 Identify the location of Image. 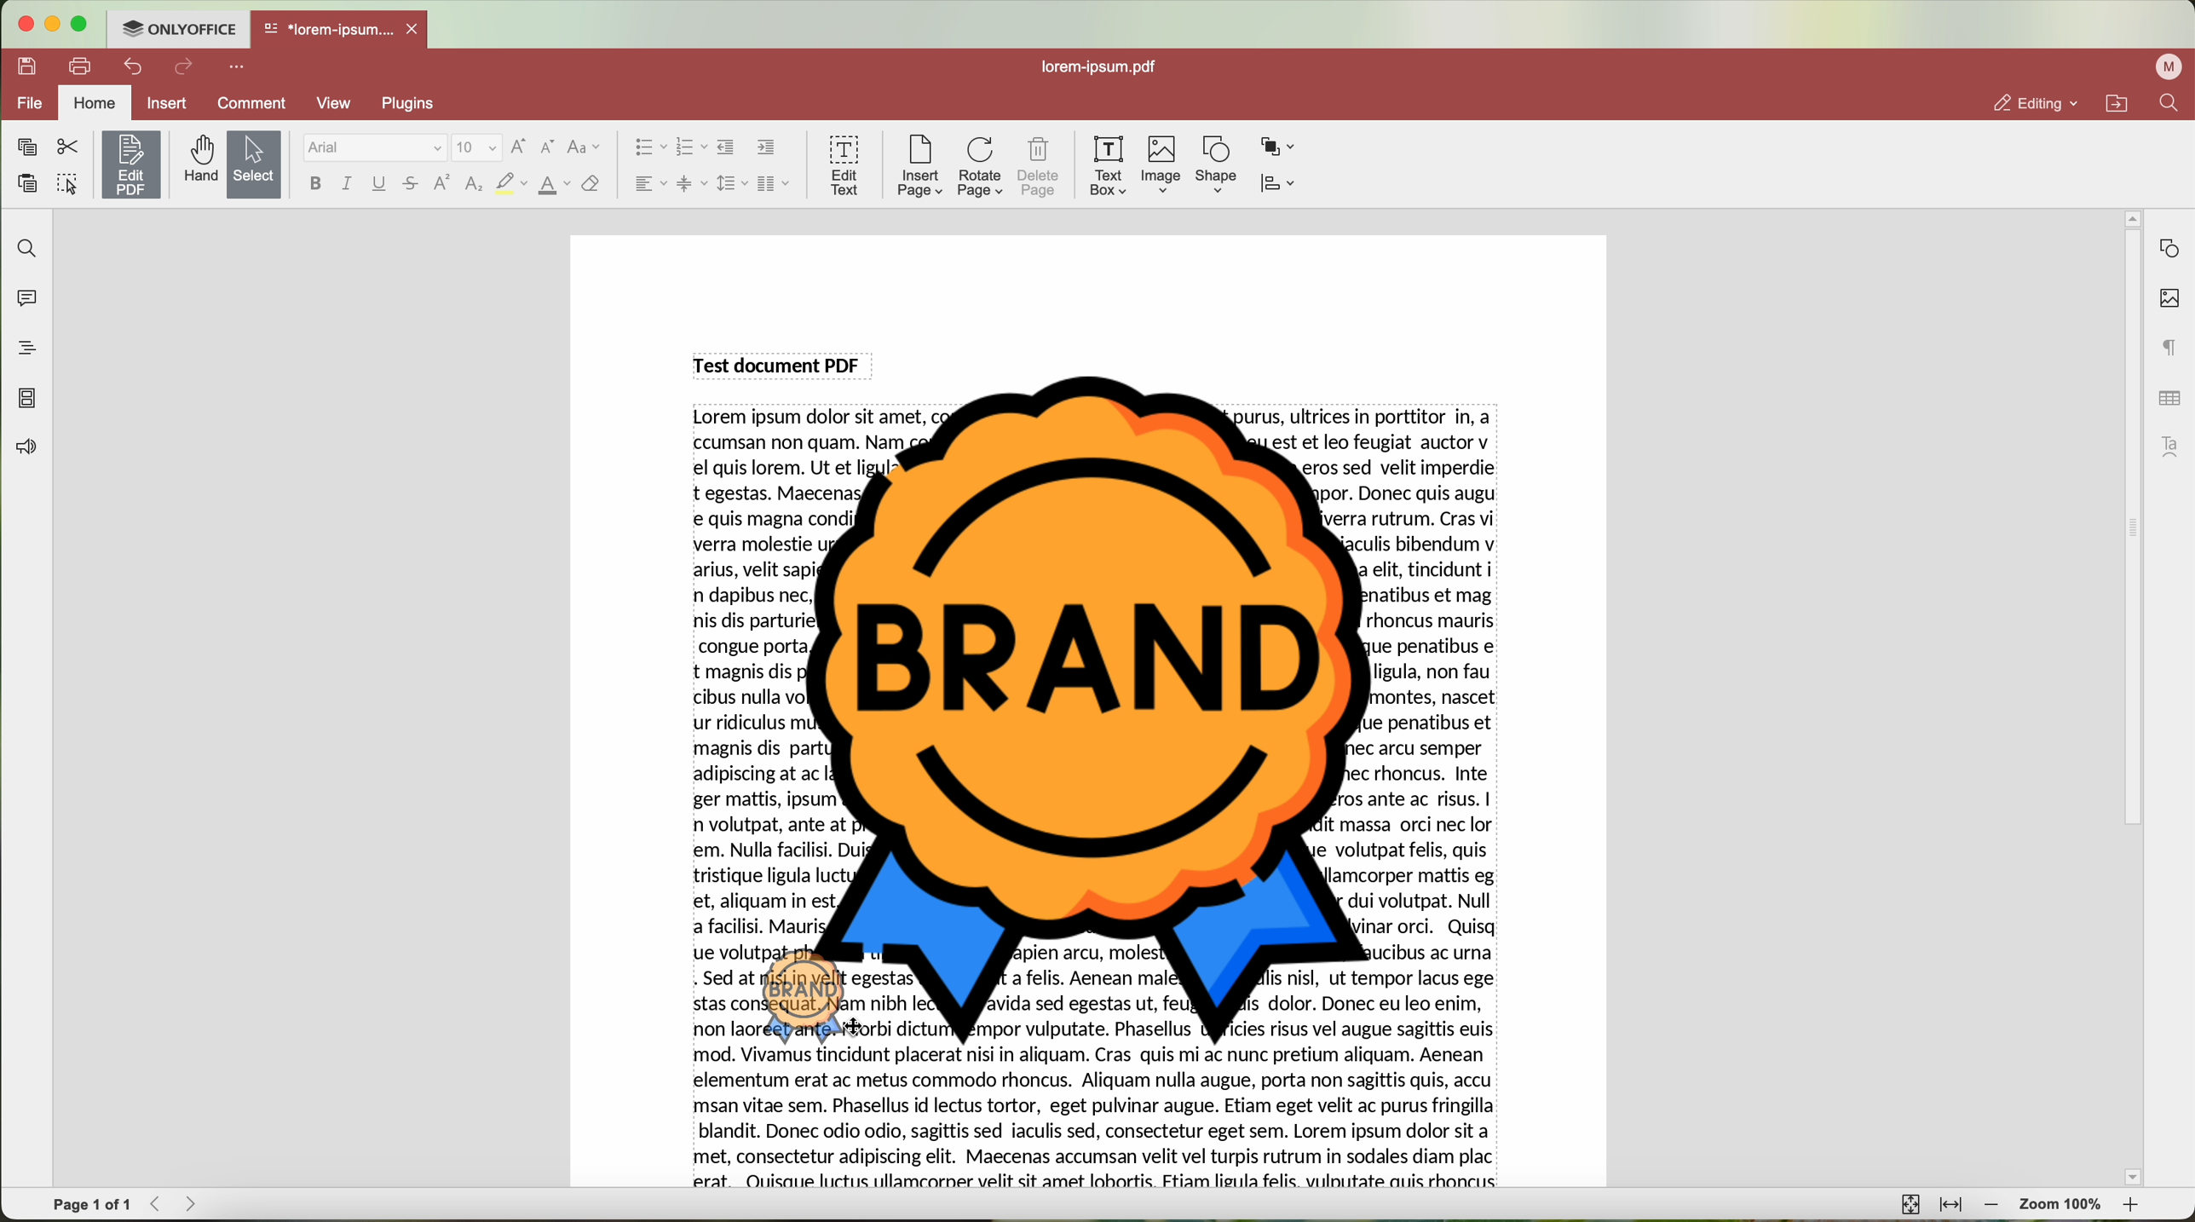
(1162, 166).